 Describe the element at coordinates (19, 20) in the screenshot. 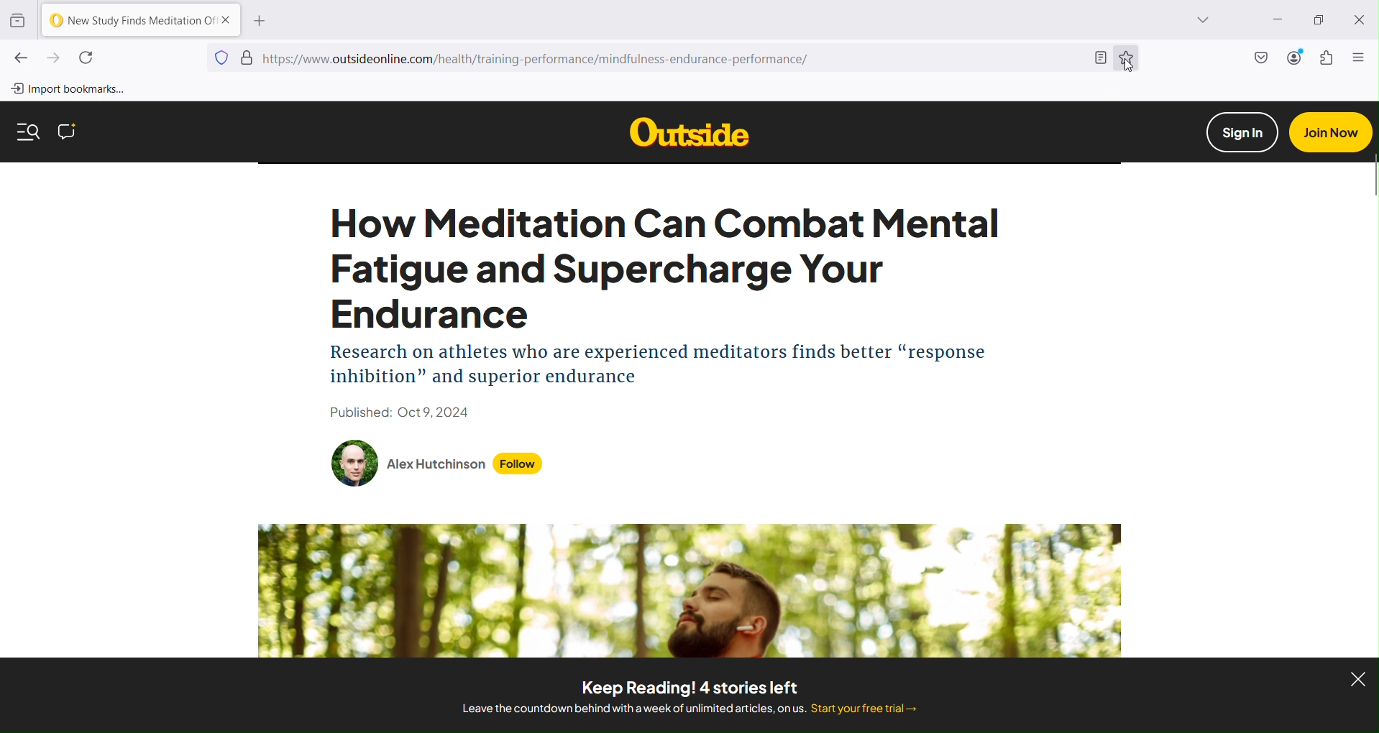

I see `View recent browsing across windows and devices` at that location.